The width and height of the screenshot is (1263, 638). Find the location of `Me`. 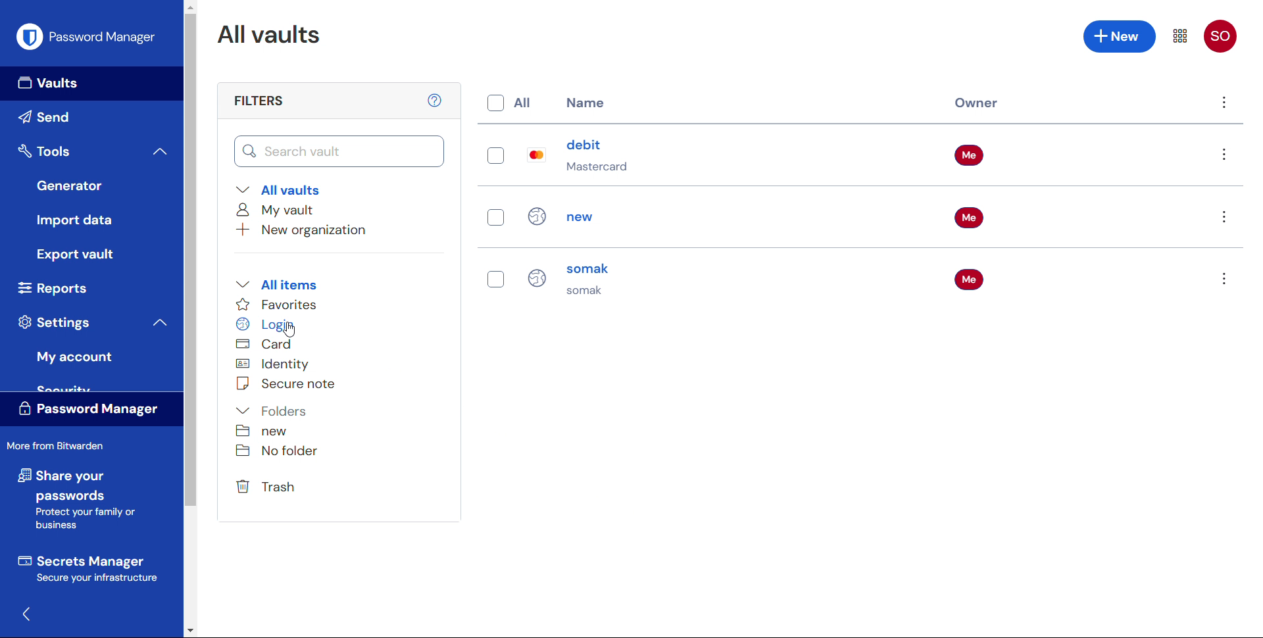

Me is located at coordinates (968, 153).